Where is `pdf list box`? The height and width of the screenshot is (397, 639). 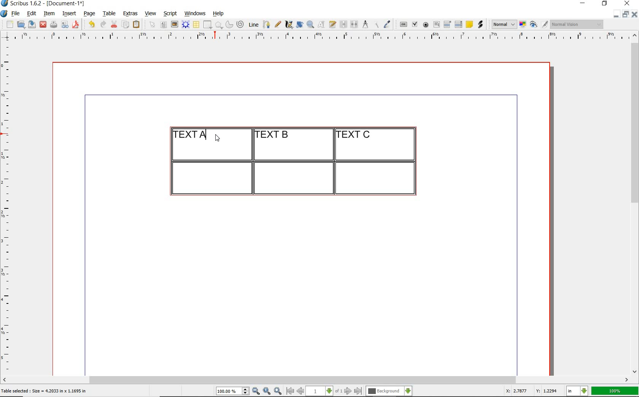
pdf list box is located at coordinates (459, 24).